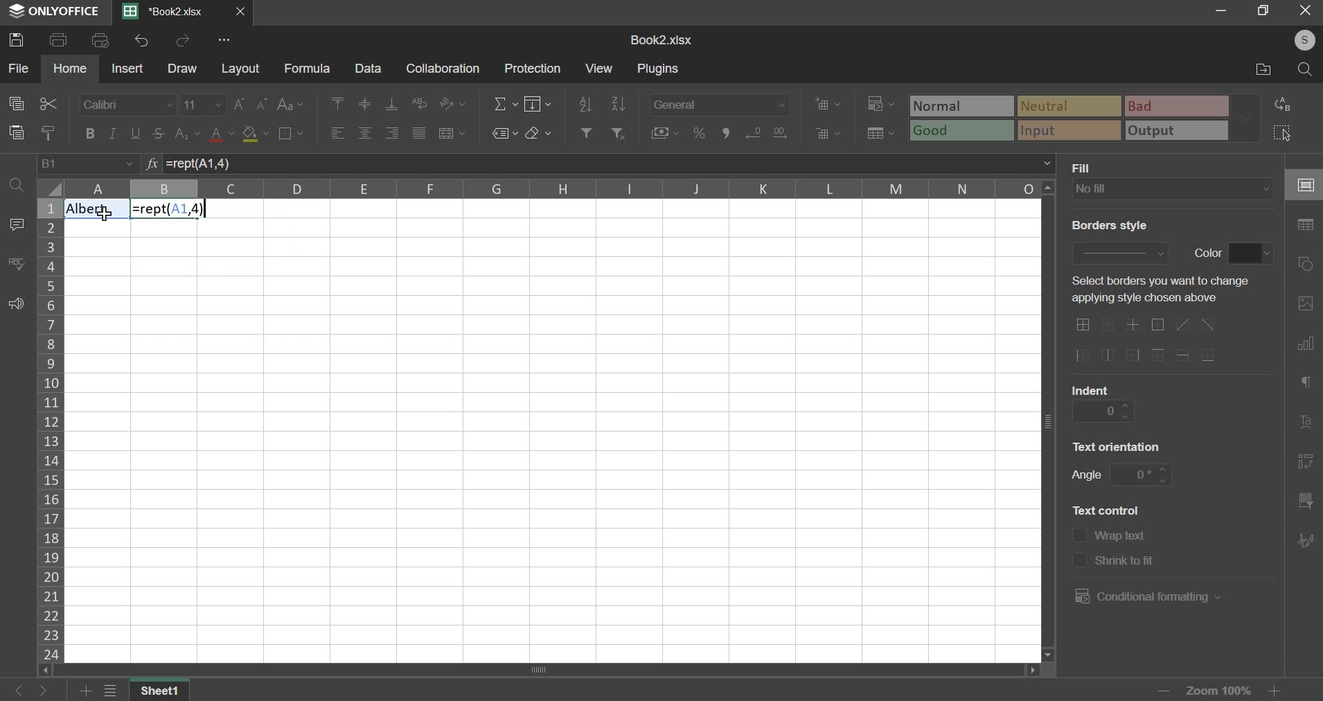 Image resolution: width=1323 pixels, height=701 pixels. I want to click on paste, so click(16, 132).